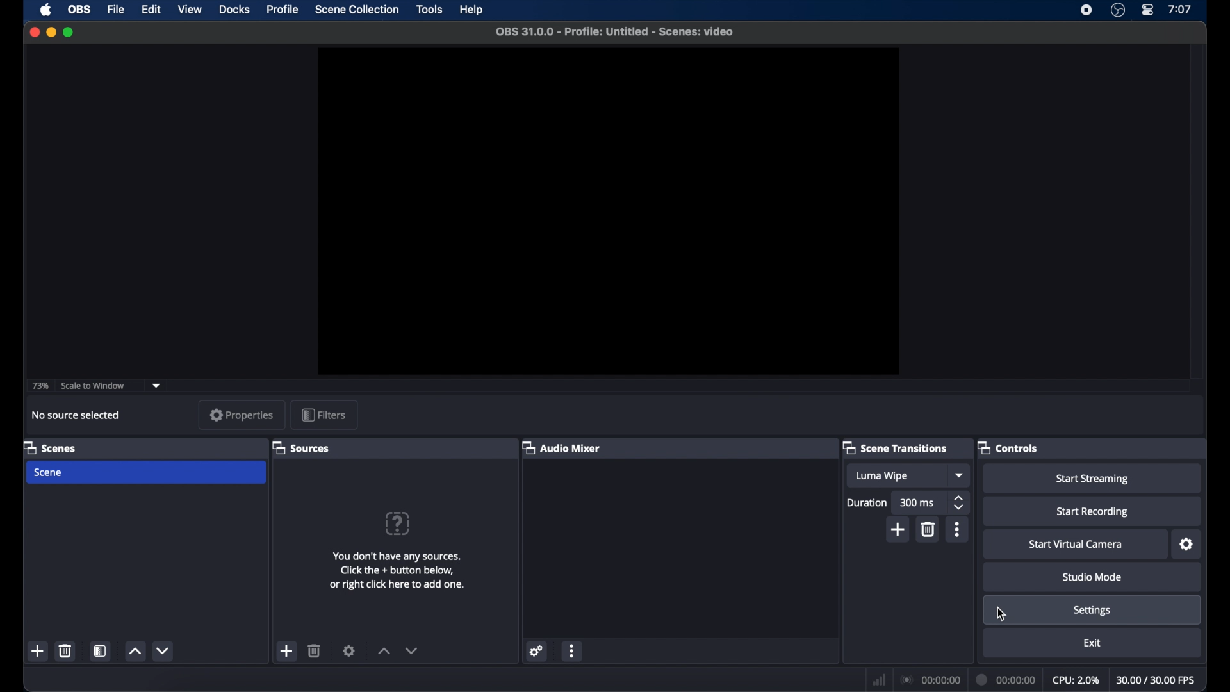  What do you see at coordinates (65, 650) in the screenshot?
I see `delete` at bounding box center [65, 650].